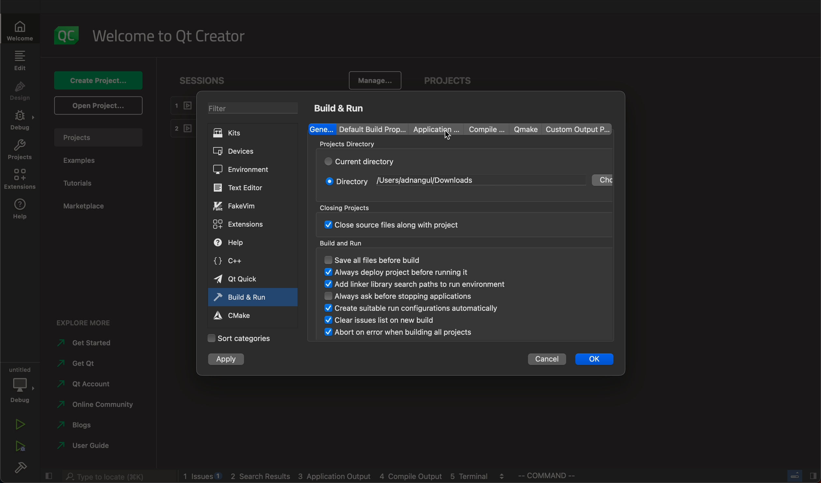 This screenshot has width=821, height=483. Describe the element at coordinates (460, 146) in the screenshot. I see `project directory` at that location.